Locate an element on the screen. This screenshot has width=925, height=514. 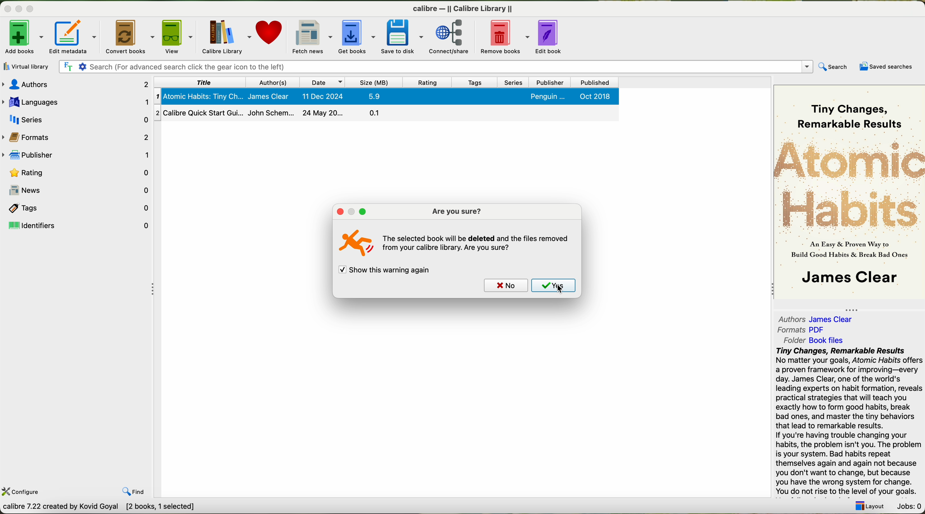
view is located at coordinates (177, 37).